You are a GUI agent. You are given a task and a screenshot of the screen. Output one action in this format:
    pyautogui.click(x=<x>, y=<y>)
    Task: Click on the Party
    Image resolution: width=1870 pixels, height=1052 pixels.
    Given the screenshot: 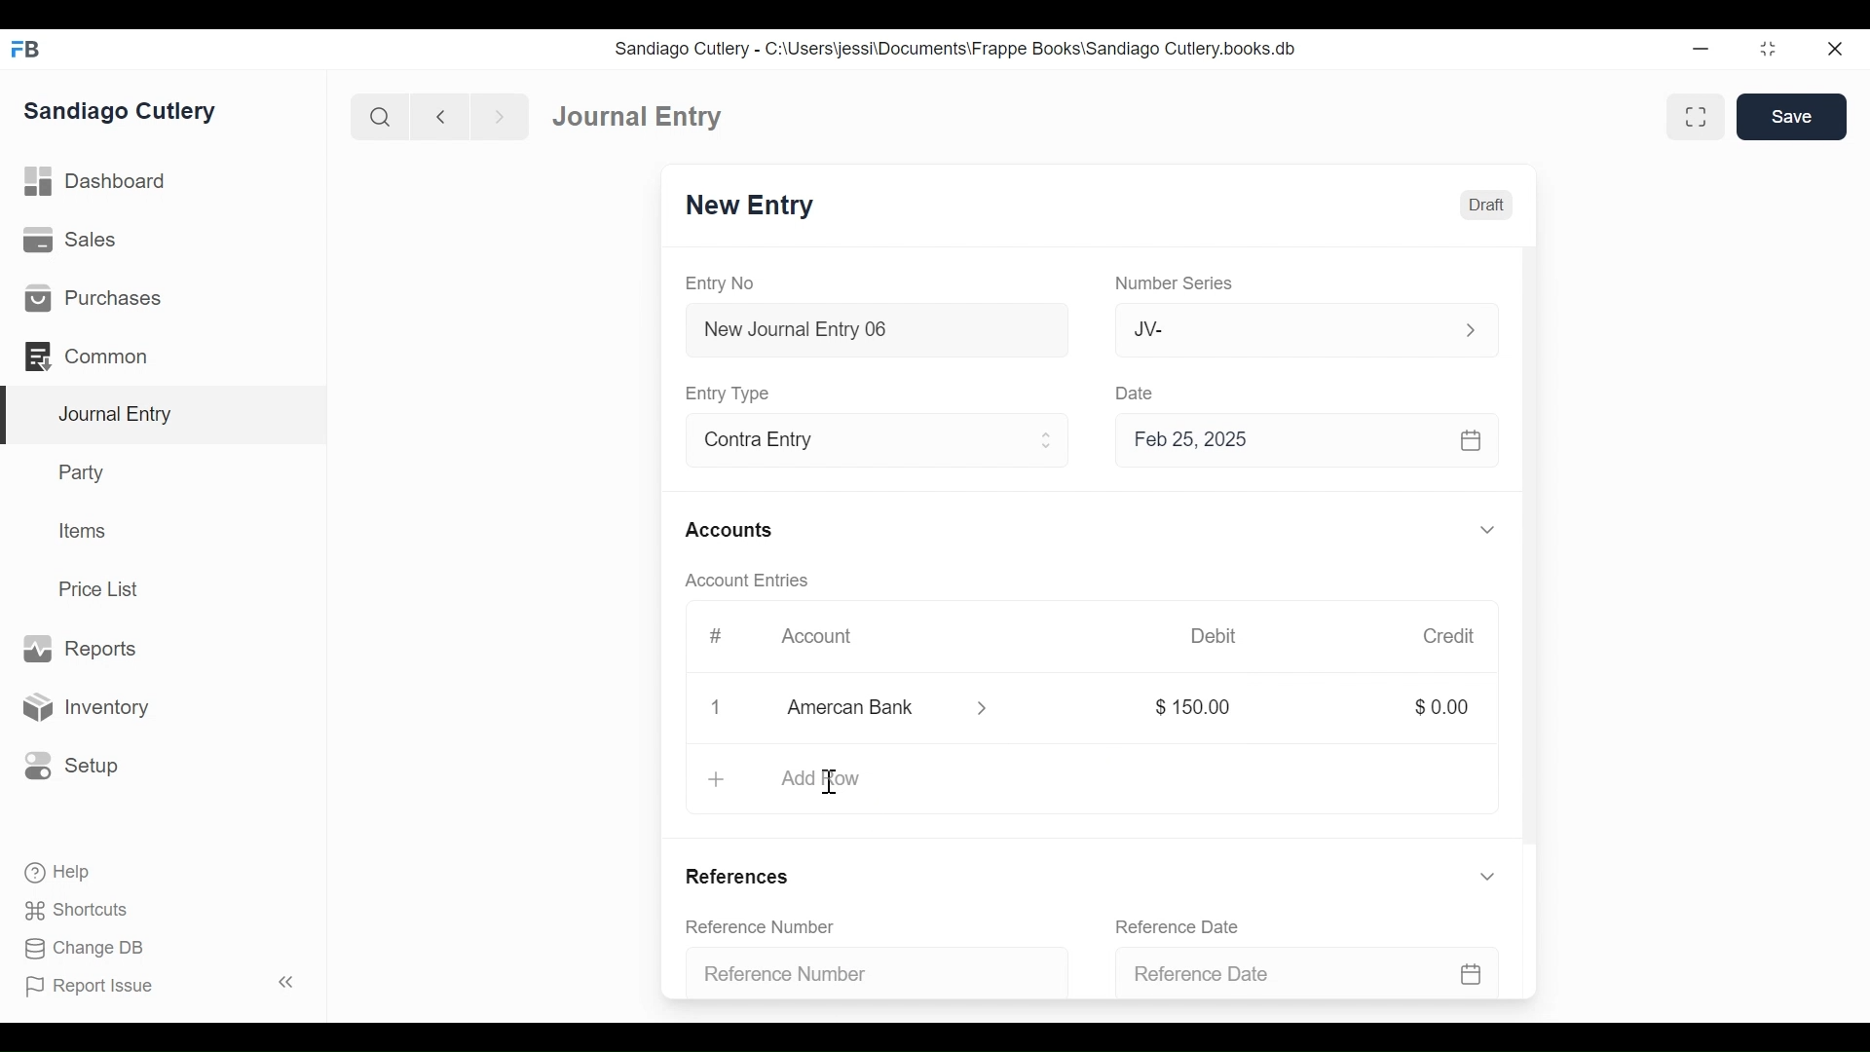 What is the action you would take?
    pyautogui.click(x=86, y=471)
    